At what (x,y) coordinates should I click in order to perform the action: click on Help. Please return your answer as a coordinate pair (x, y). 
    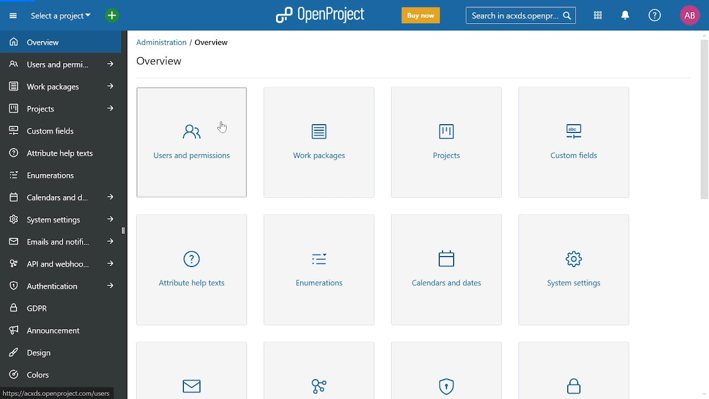
    Looking at the image, I should click on (655, 16).